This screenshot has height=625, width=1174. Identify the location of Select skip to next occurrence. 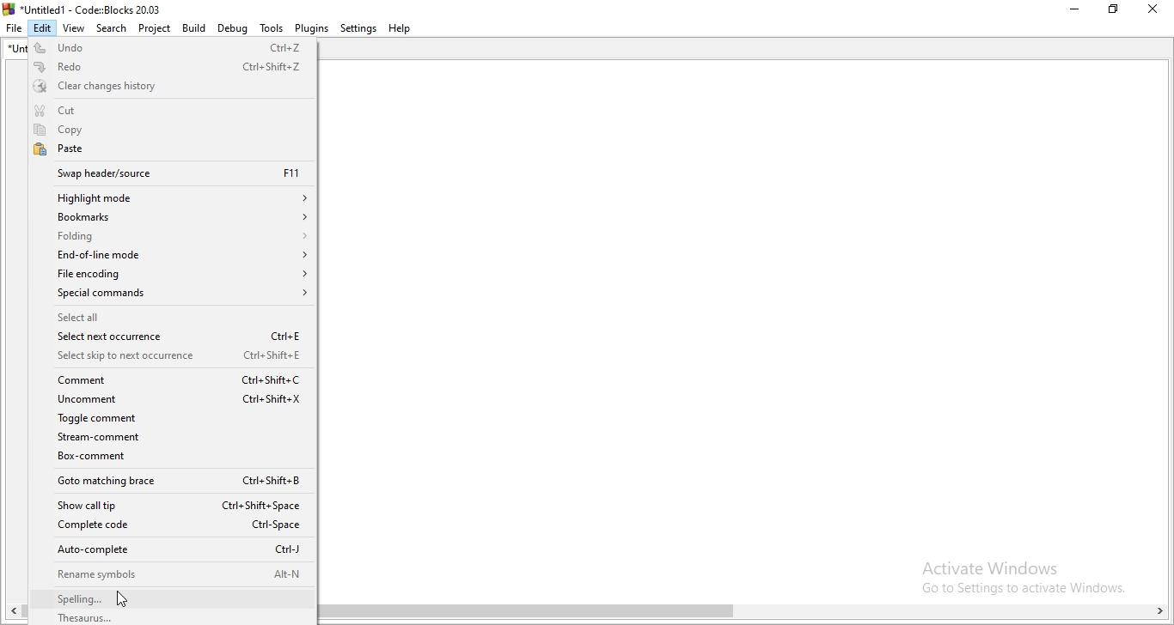
(172, 356).